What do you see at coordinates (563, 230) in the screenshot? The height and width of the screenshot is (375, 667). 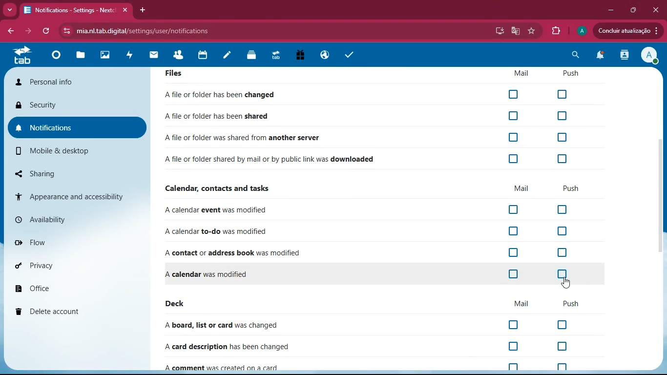 I see `off` at bounding box center [563, 230].